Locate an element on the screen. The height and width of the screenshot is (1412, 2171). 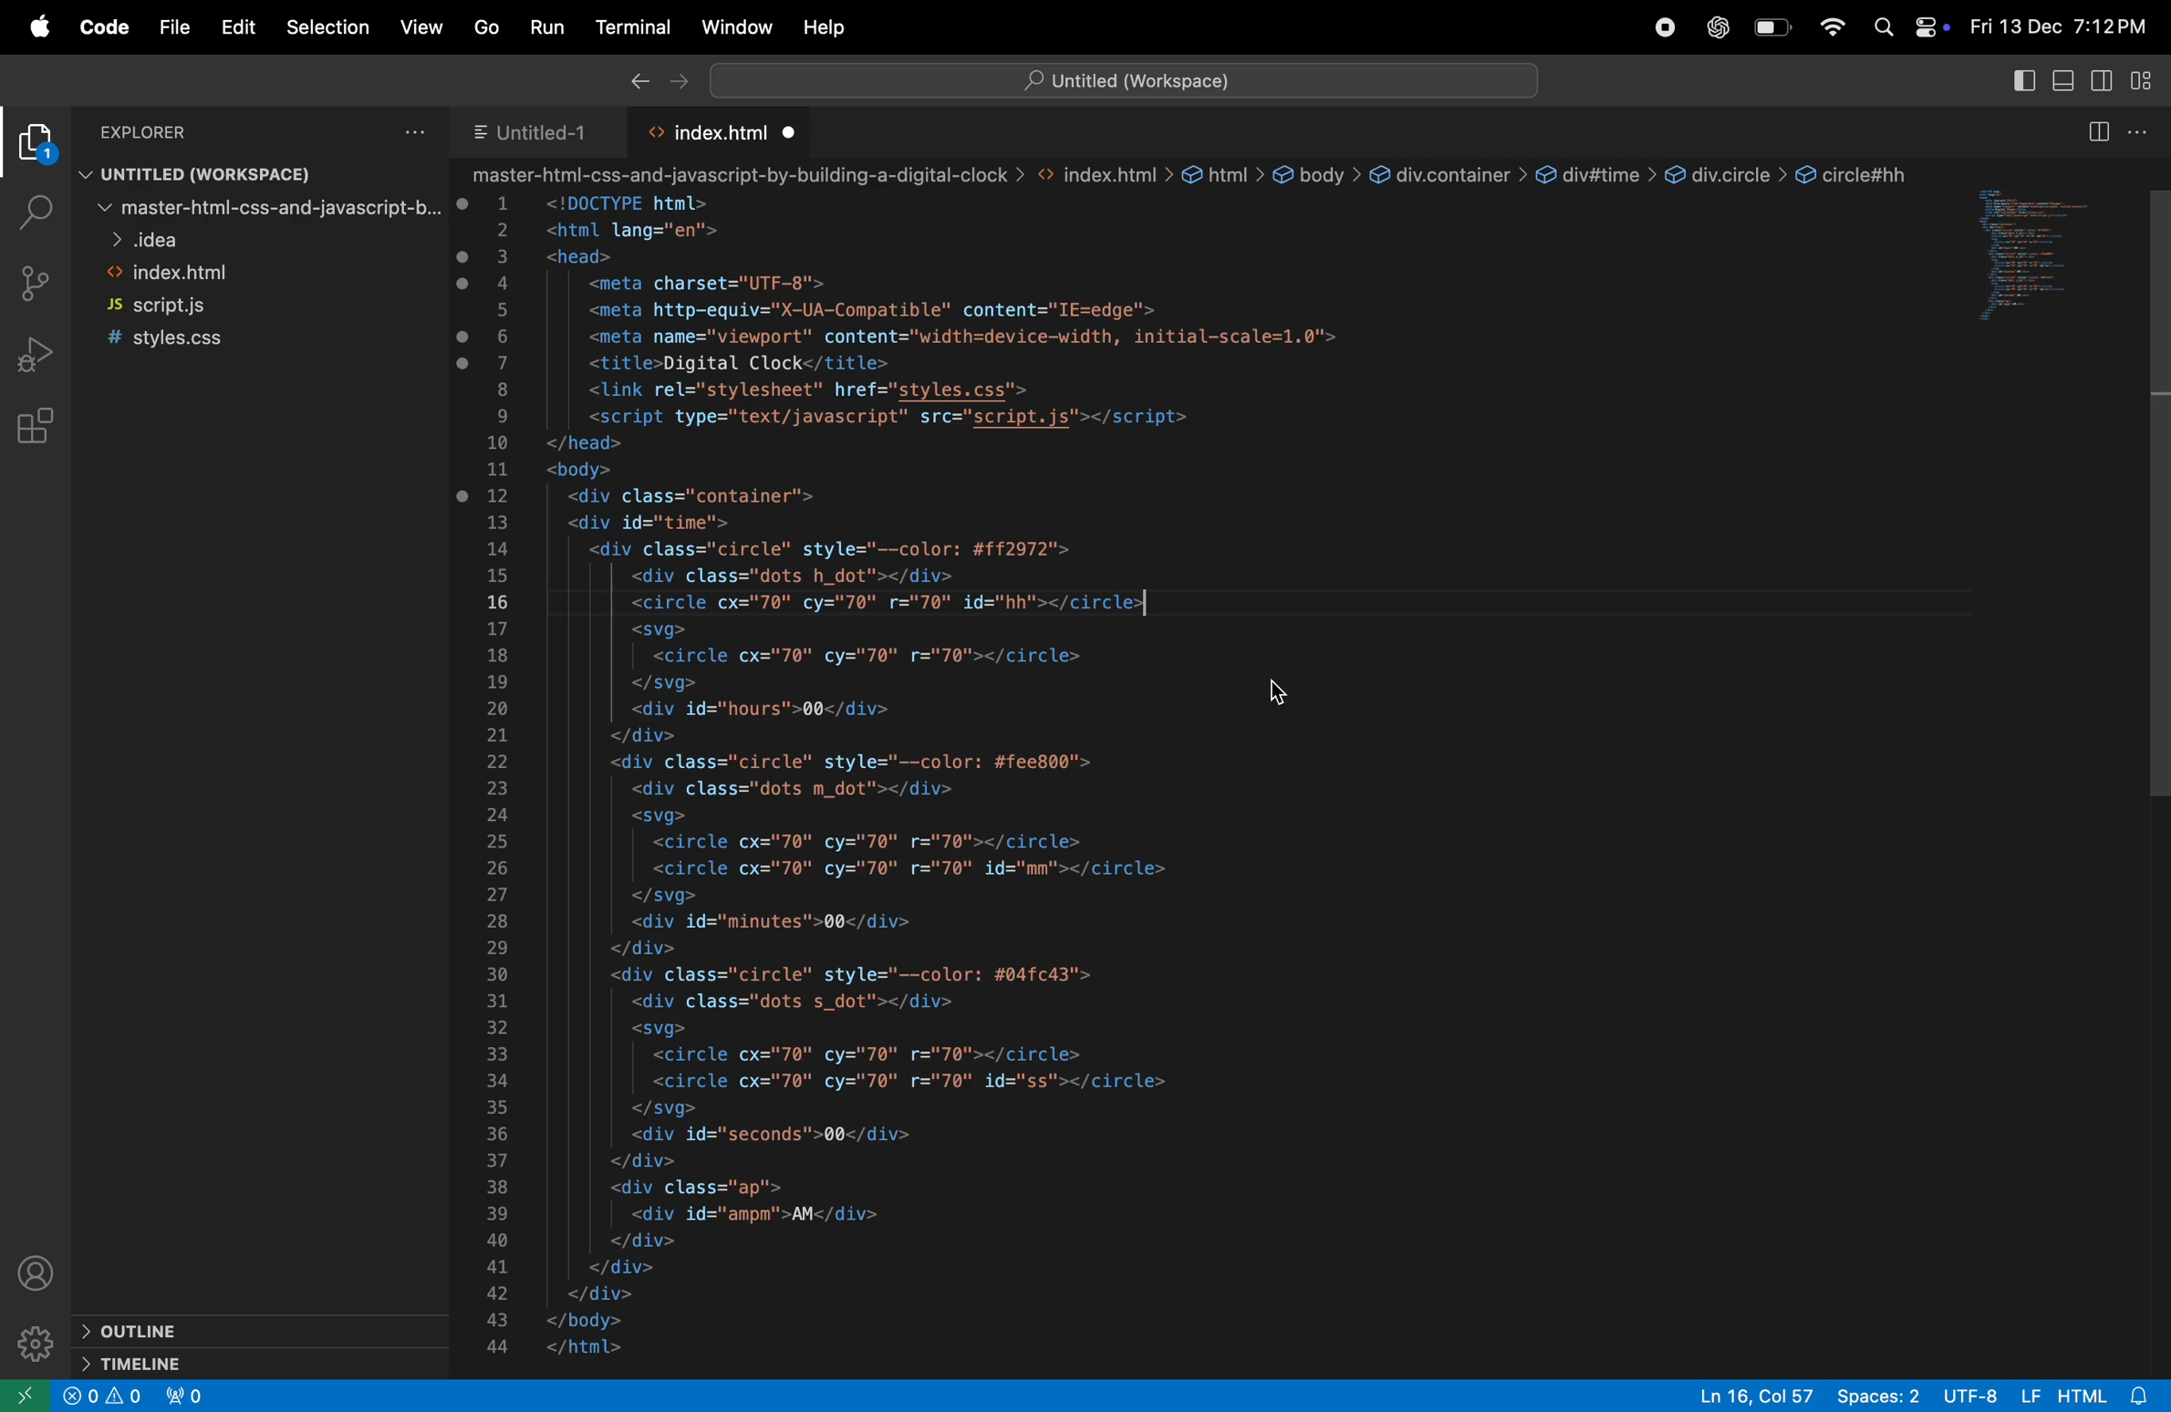
options is located at coordinates (2141, 132).